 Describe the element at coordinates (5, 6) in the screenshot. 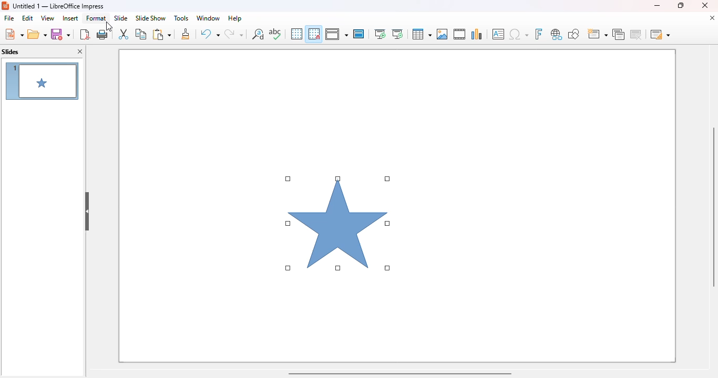

I see `logo` at that location.